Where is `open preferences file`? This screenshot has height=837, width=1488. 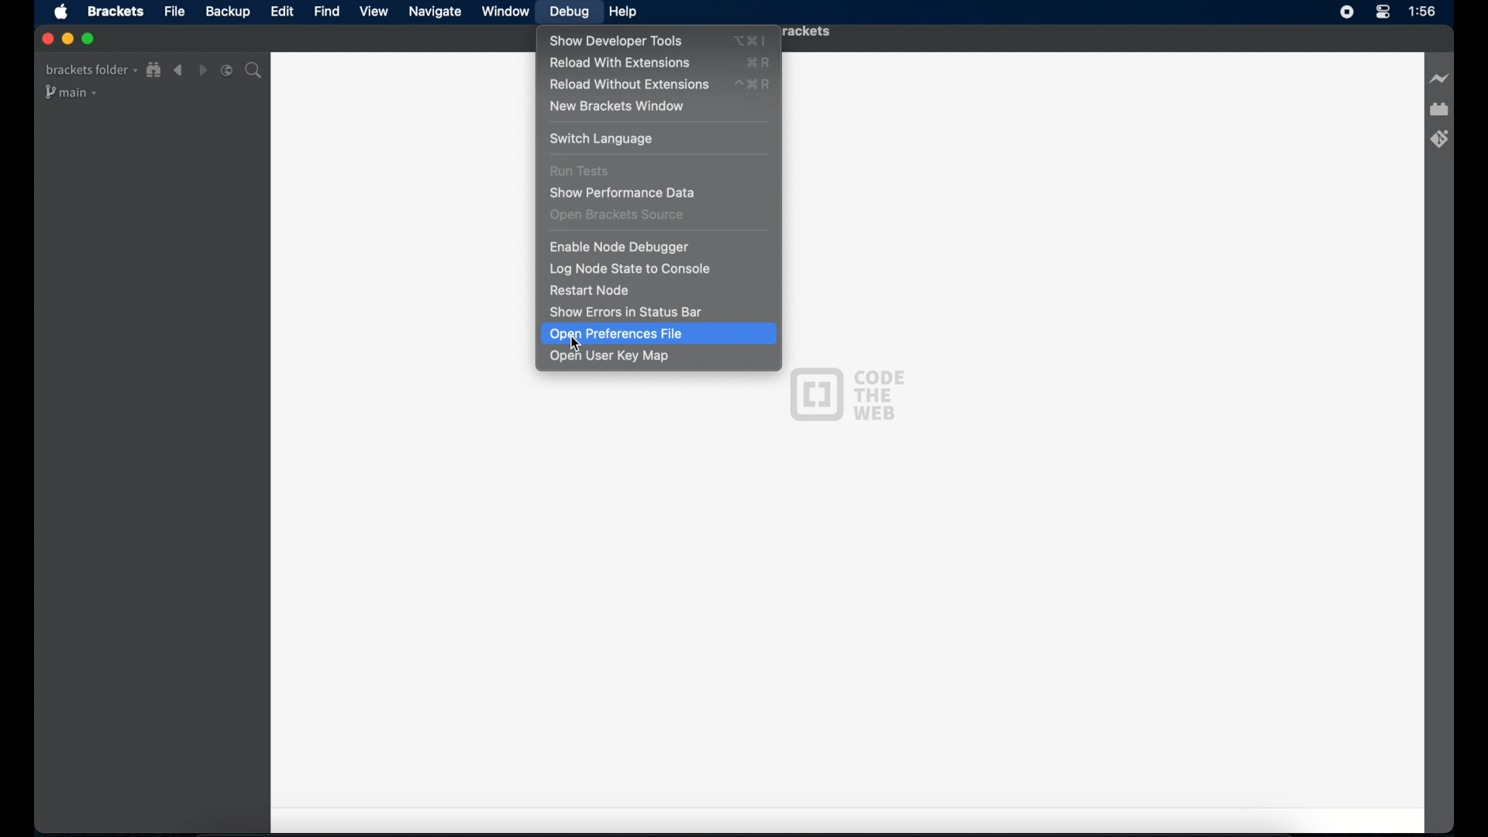
open preferences file is located at coordinates (660, 333).